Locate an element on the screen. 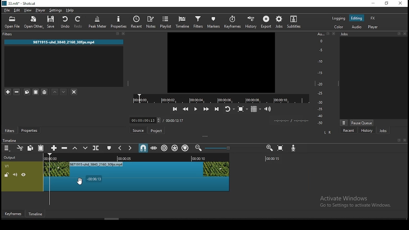 This screenshot has height=230, width=409. split at playhead is located at coordinates (138, 21).